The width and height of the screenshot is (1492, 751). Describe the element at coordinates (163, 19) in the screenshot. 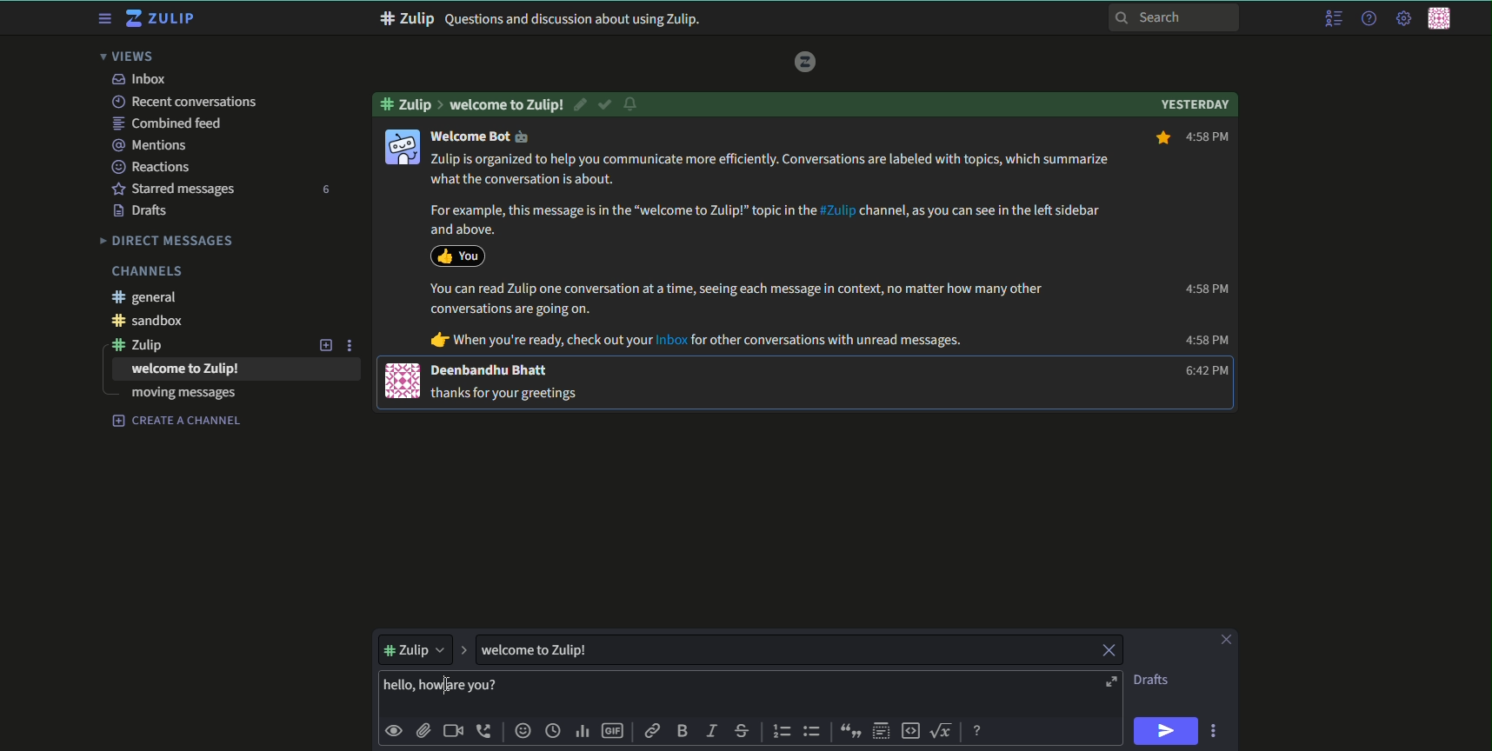

I see `title and logo` at that location.